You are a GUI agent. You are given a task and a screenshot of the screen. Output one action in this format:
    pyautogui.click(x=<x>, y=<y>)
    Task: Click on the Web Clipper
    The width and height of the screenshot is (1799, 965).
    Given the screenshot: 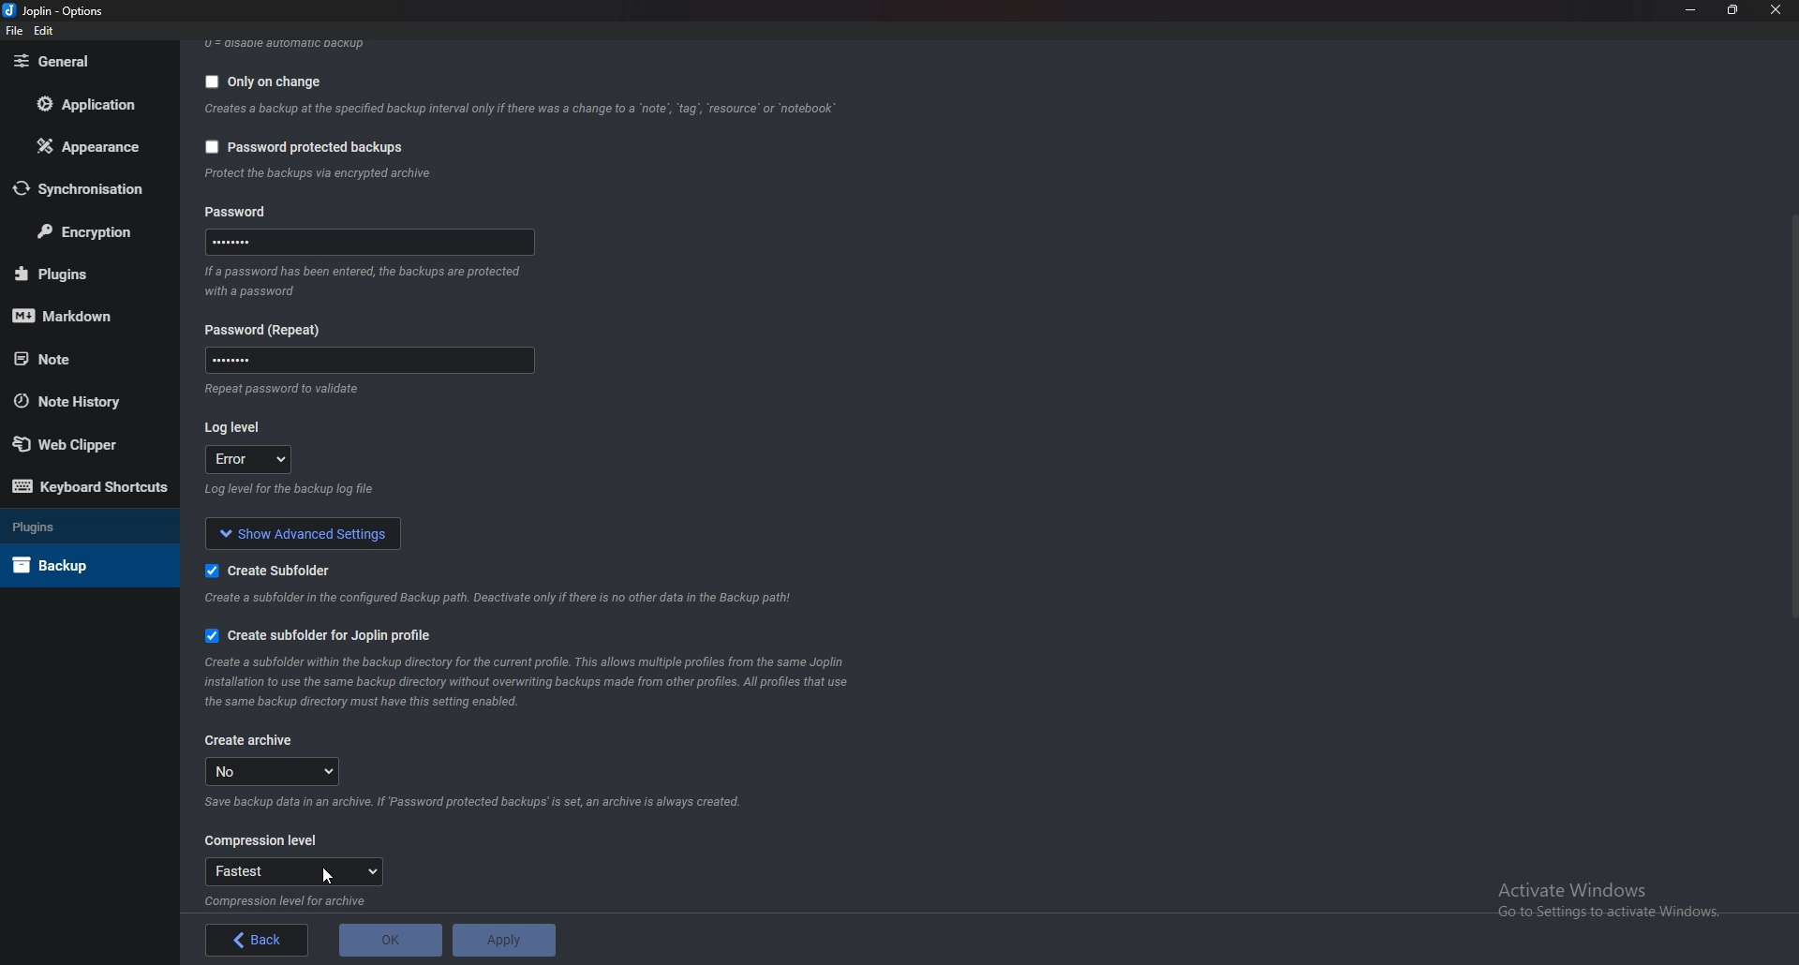 What is the action you would take?
    pyautogui.click(x=73, y=445)
    